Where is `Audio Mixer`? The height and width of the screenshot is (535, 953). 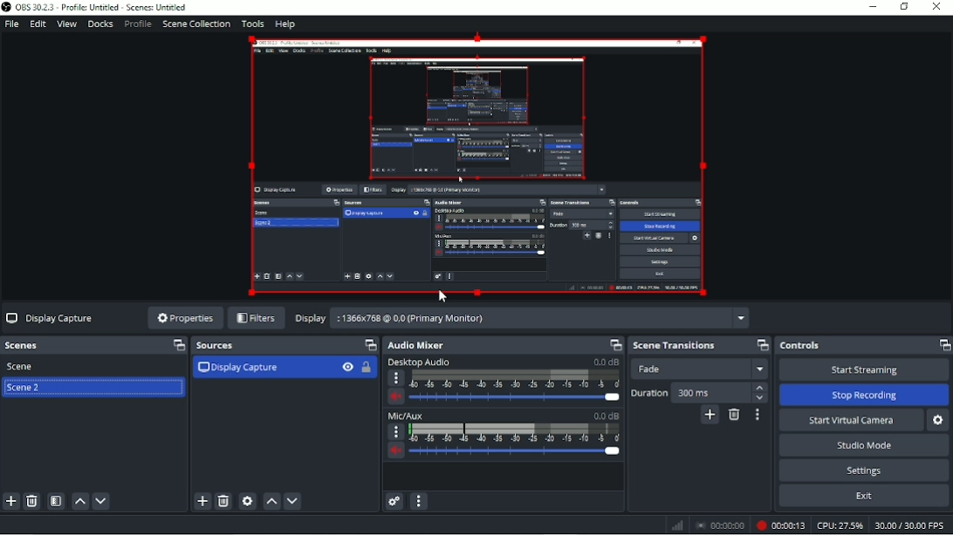
Audio Mixer is located at coordinates (416, 346).